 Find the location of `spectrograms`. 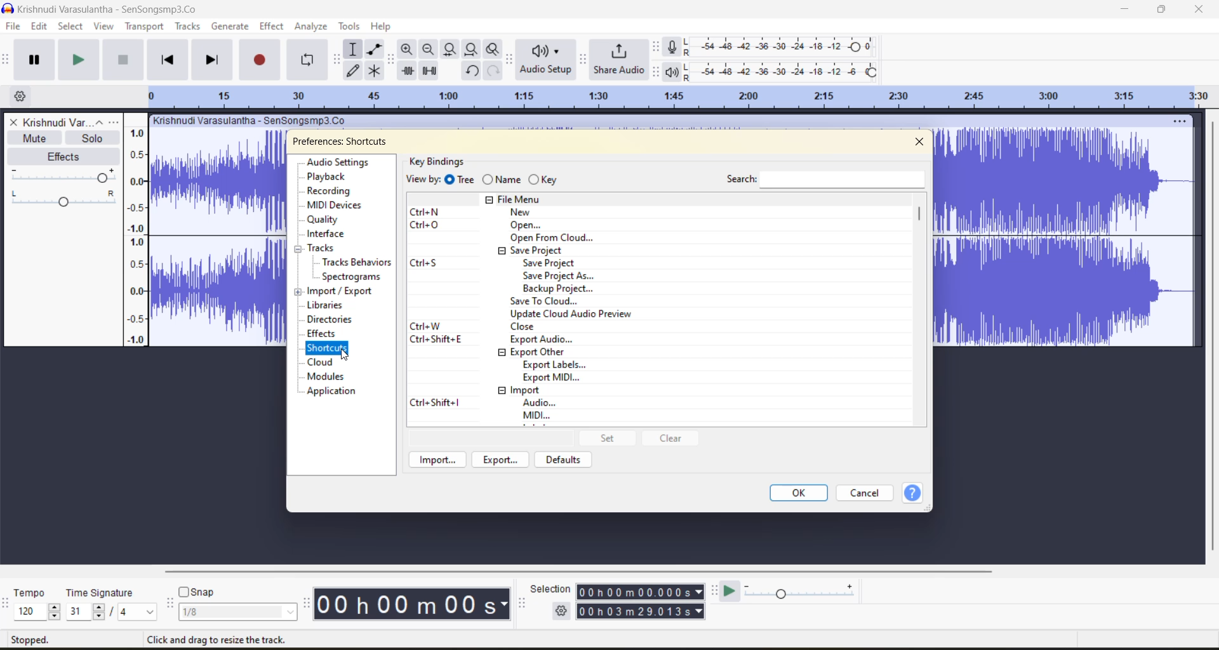

spectrograms is located at coordinates (358, 277).